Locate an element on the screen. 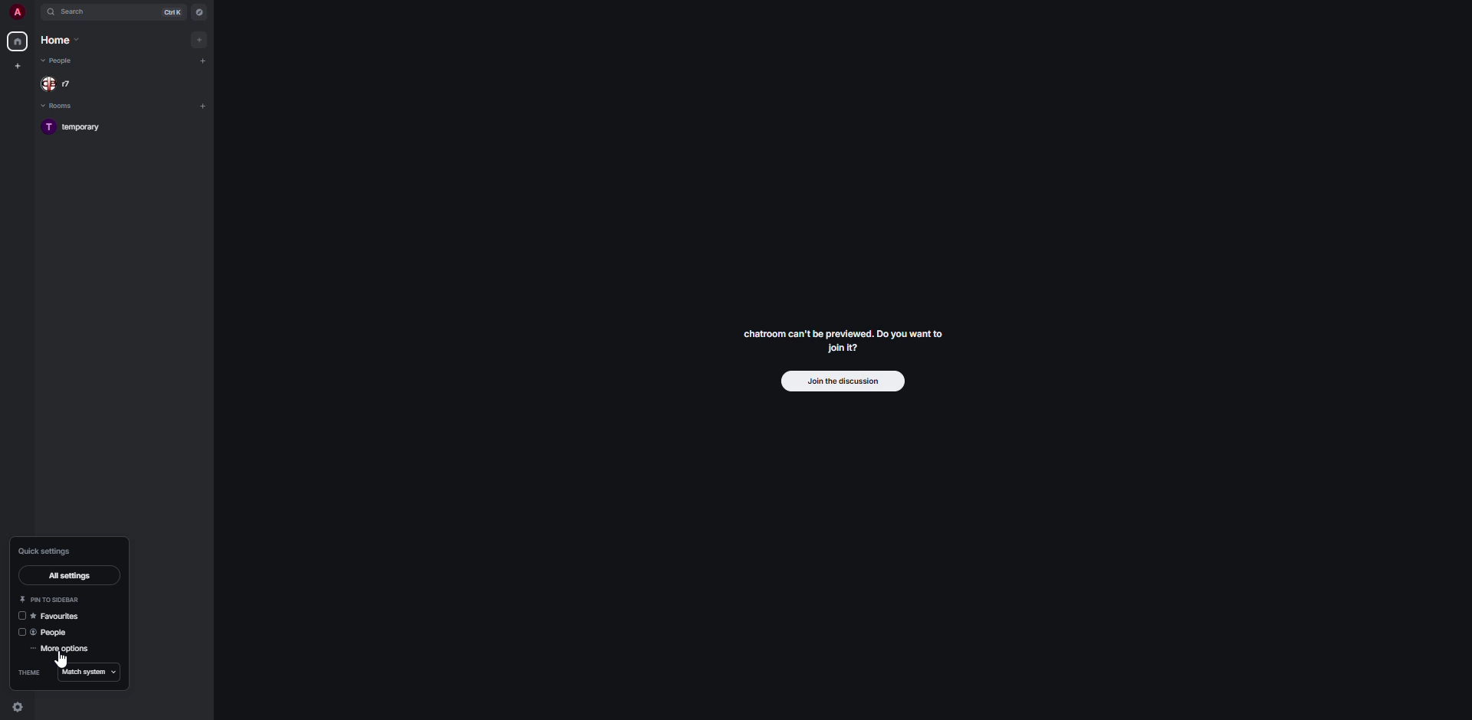 Image resolution: width=1472 pixels, height=720 pixels. room is located at coordinates (79, 128).